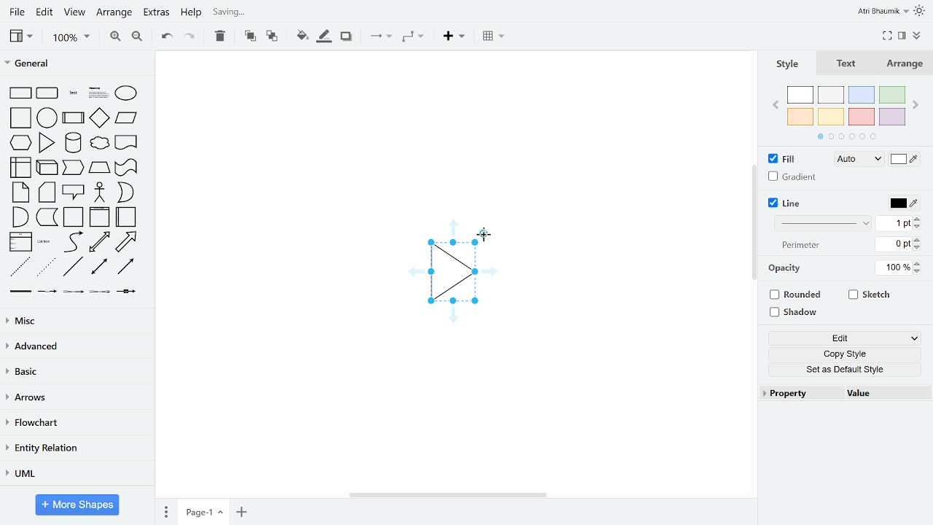  I want to click on trapezoid, so click(99, 169).